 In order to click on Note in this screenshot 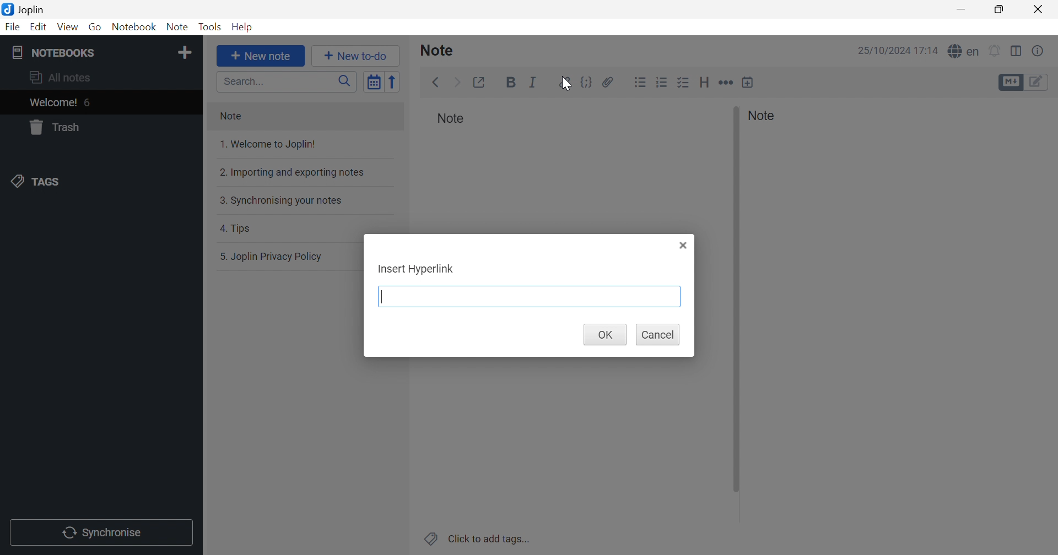, I will do `click(304, 117)`.